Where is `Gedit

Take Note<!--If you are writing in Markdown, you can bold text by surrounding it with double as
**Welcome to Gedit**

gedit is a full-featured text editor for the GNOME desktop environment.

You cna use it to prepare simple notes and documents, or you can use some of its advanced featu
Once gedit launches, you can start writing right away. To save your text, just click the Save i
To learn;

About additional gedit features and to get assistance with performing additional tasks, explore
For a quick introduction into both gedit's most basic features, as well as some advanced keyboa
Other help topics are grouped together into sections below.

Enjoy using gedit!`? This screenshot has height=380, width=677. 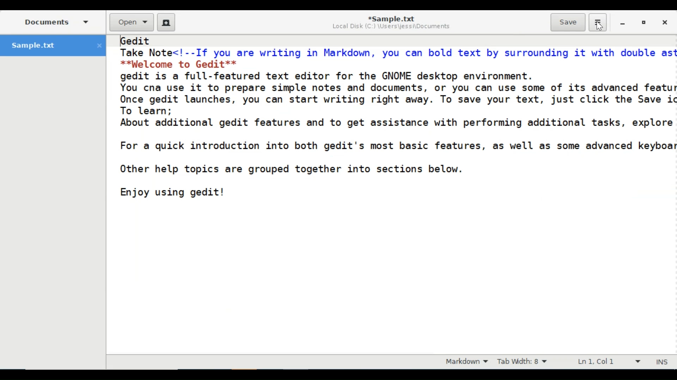
Gedit

Take Note<!--If you are writing in Markdown, you can bold text by surrounding it with double as
**Welcome to Gedit**

gedit is a full-featured text editor for the GNOME desktop environment.

You cna use it to prepare simple notes and documents, or you can use some of its advanced featu
Once gedit launches, you can start writing right away. To save your text, just click the Save i
To learn;

About additional gedit features and to get assistance with performing additional tasks, explore
For a quick introduction into both gedit's most basic features, as well as some advanced keyboa
Other help topics are grouped together into sections below.

Enjoy using gedit! is located at coordinates (395, 126).